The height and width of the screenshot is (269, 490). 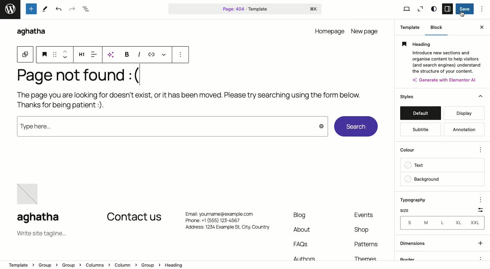 What do you see at coordinates (181, 55) in the screenshot?
I see `options` at bounding box center [181, 55].